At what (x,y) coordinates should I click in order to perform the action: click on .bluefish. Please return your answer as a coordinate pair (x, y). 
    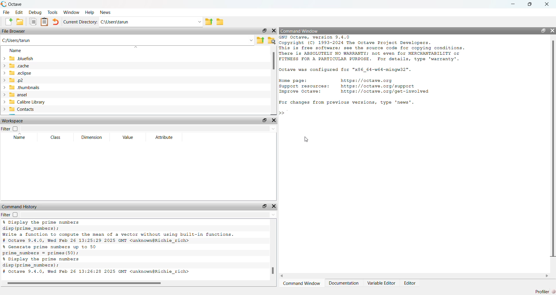
    Looking at the image, I should click on (21, 59).